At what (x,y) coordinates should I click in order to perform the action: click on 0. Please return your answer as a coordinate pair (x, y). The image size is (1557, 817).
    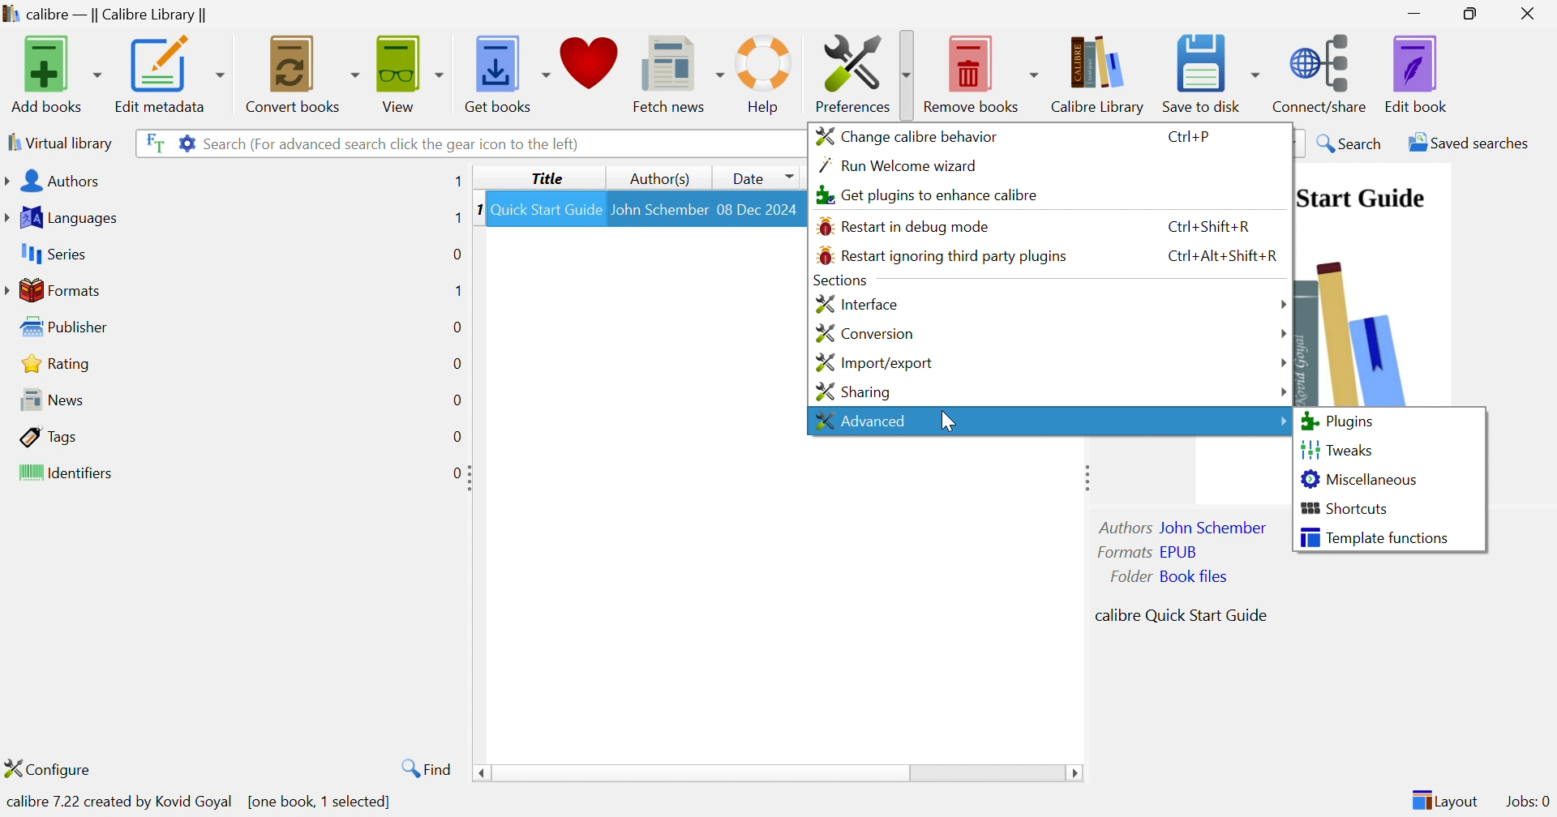
    Looking at the image, I should click on (456, 326).